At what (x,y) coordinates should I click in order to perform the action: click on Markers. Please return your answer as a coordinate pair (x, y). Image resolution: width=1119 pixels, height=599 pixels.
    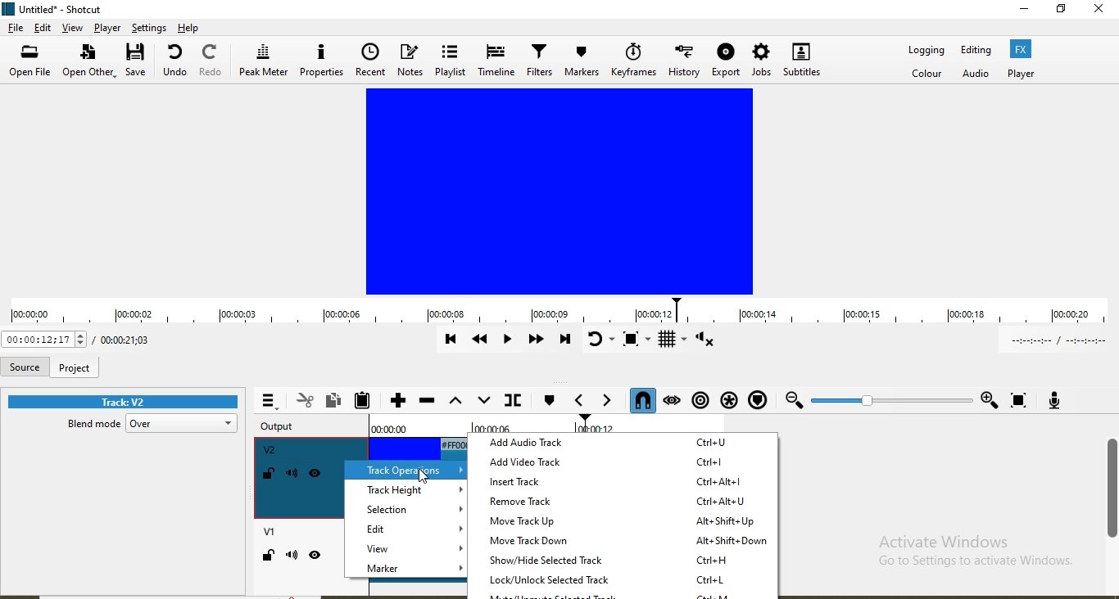
    Looking at the image, I should click on (583, 59).